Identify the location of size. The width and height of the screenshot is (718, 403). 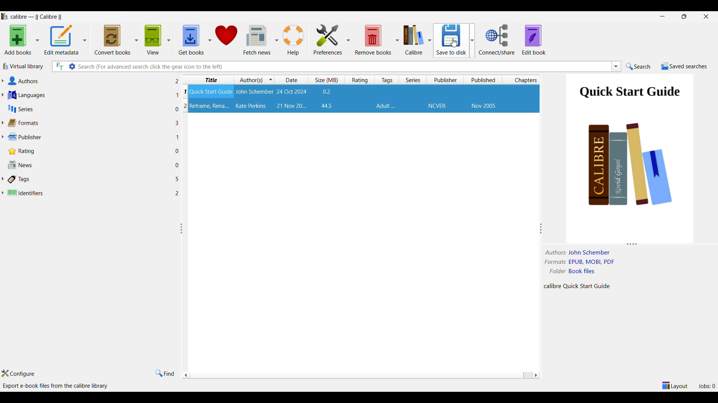
(327, 106).